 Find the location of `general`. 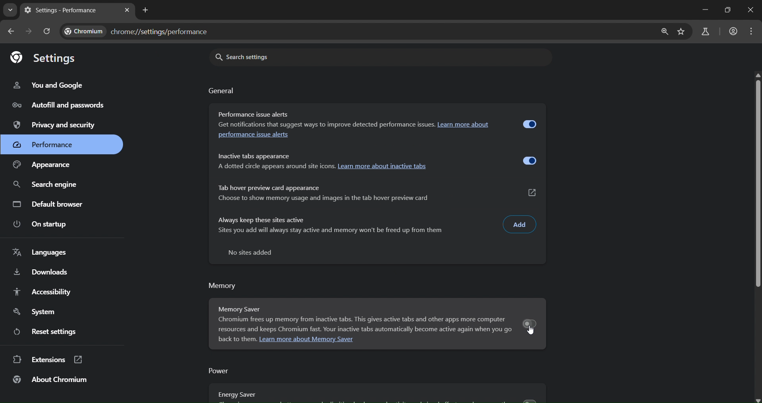

general is located at coordinates (222, 90).